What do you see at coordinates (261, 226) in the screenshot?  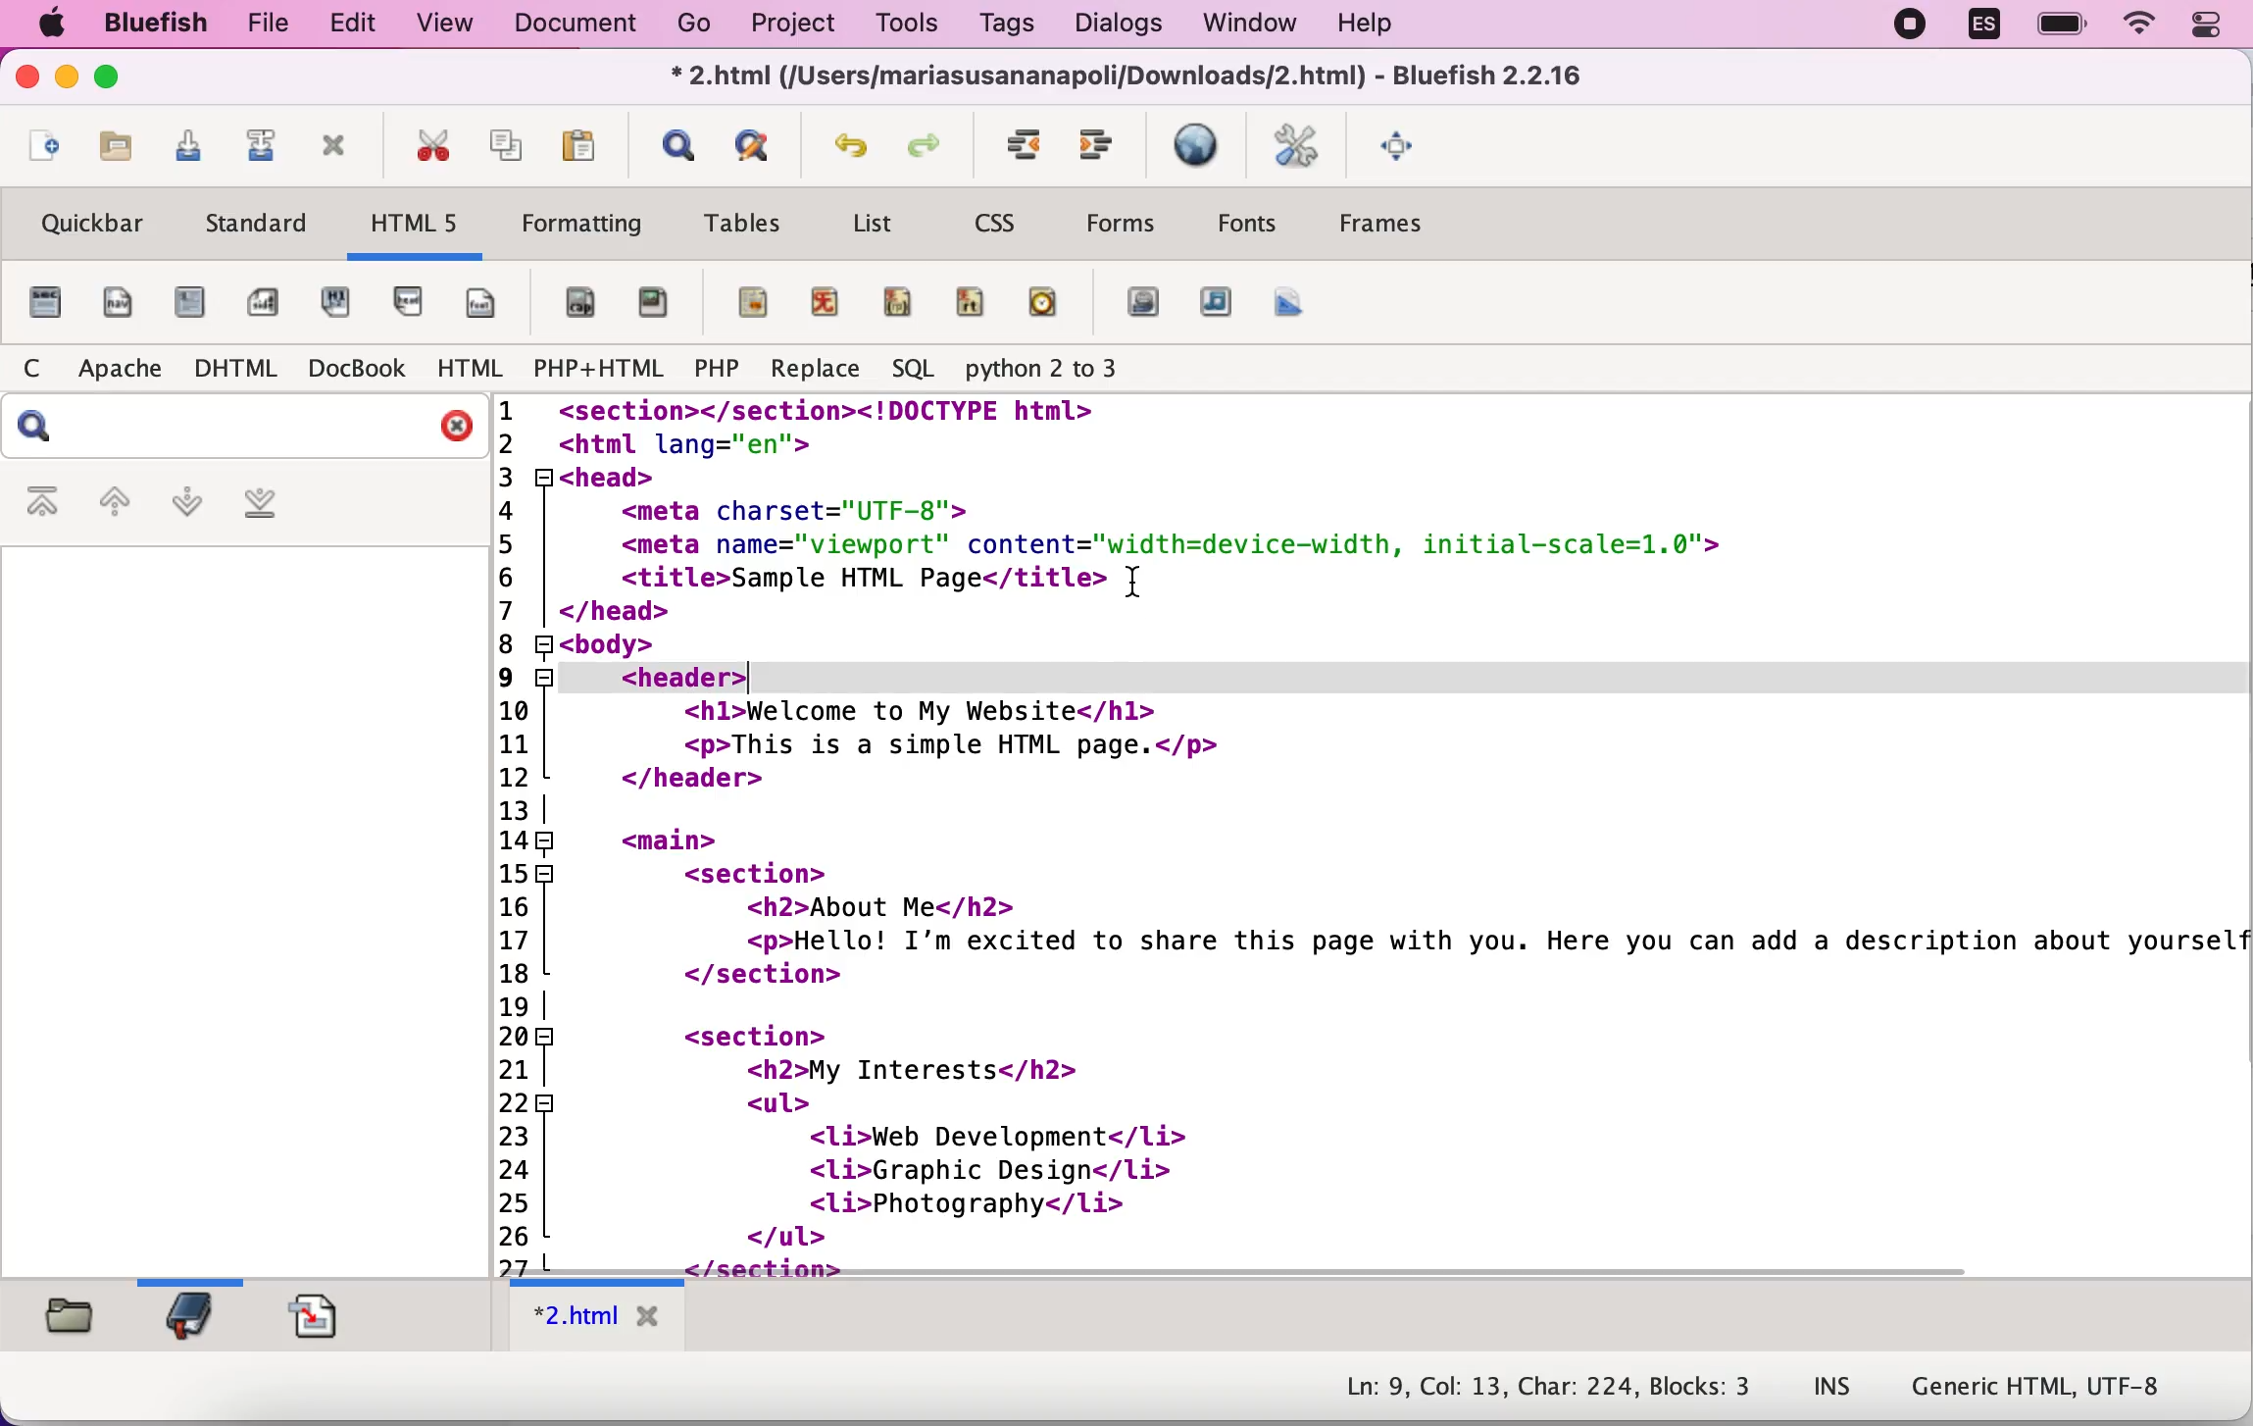 I see `standard` at bounding box center [261, 226].